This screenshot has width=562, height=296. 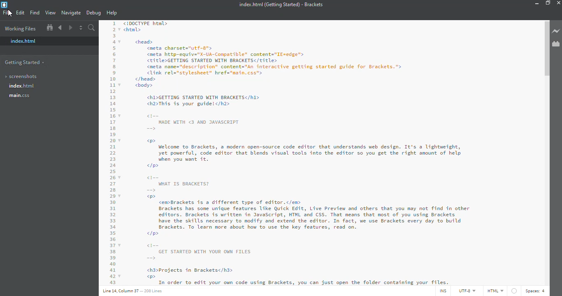 What do you see at coordinates (548, 3) in the screenshot?
I see `maximize` at bounding box center [548, 3].